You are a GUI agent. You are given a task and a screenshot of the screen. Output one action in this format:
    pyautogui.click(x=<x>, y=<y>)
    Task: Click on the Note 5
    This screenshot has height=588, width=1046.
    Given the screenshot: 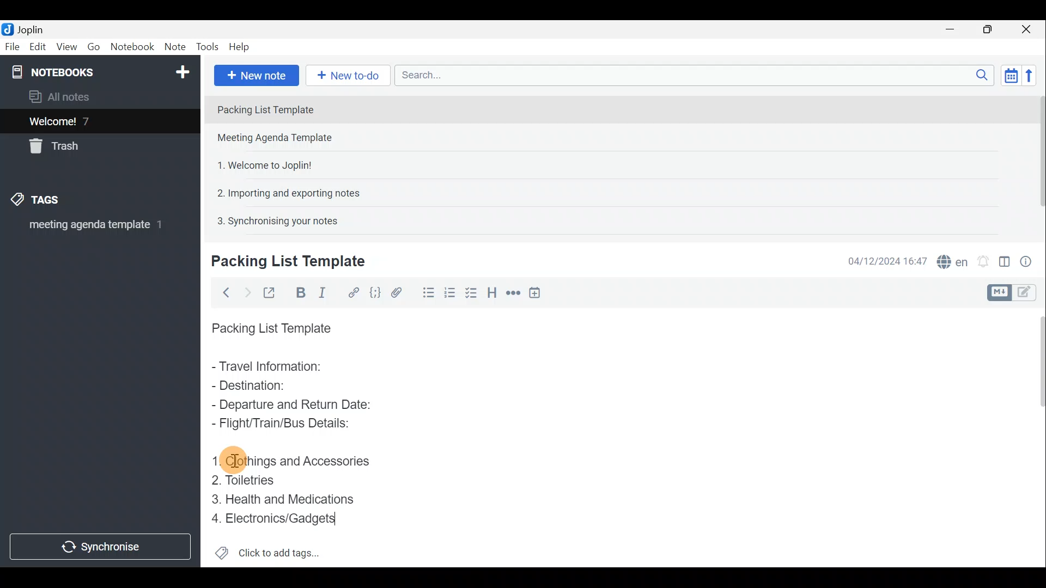 What is the action you would take?
    pyautogui.click(x=273, y=219)
    